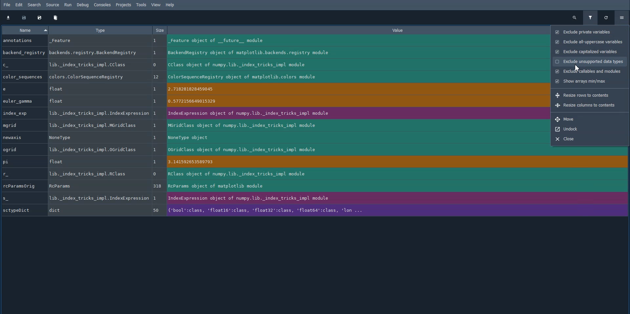 This screenshot has width=630, height=314. Describe the element at coordinates (356, 186) in the screenshot. I see `RcParams object of matplotlib module` at that location.